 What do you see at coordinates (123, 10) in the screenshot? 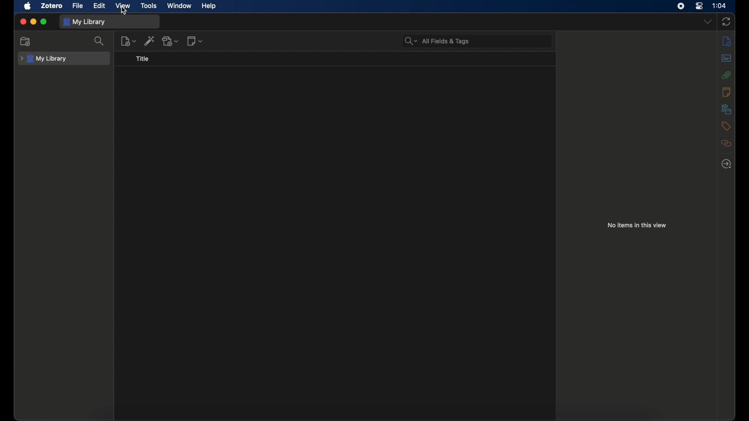
I see `cursor` at bounding box center [123, 10].